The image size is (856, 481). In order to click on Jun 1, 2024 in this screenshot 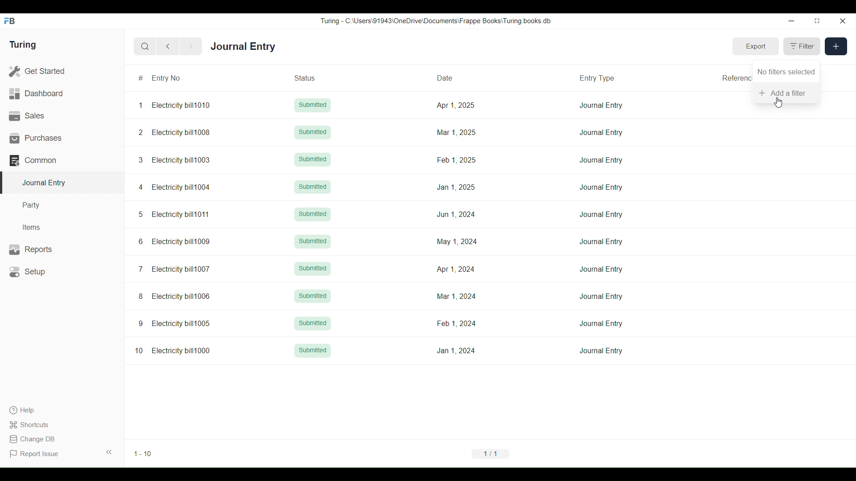, I will do `click(456, 214)`.